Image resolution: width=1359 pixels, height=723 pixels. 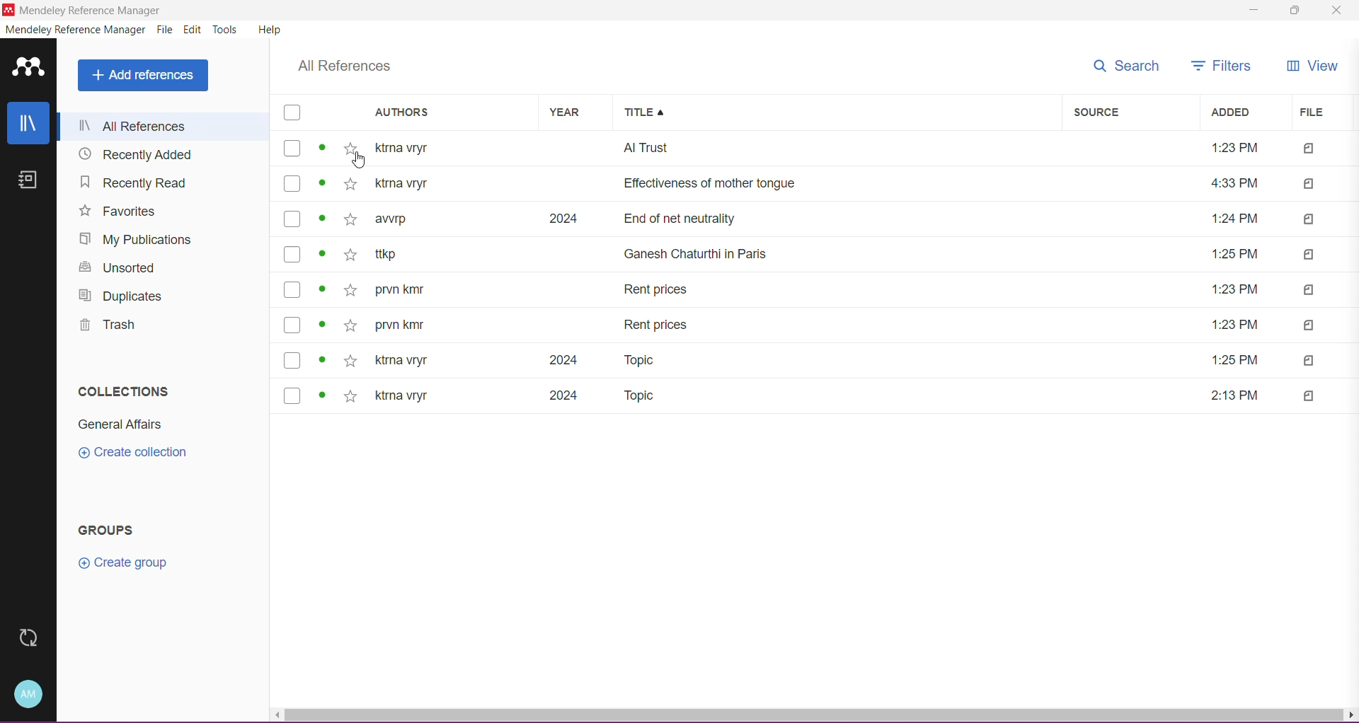 What do you see at coordinates (193, 30) in the screenshot?
I see `Edit` at bounding box center [193, 30].